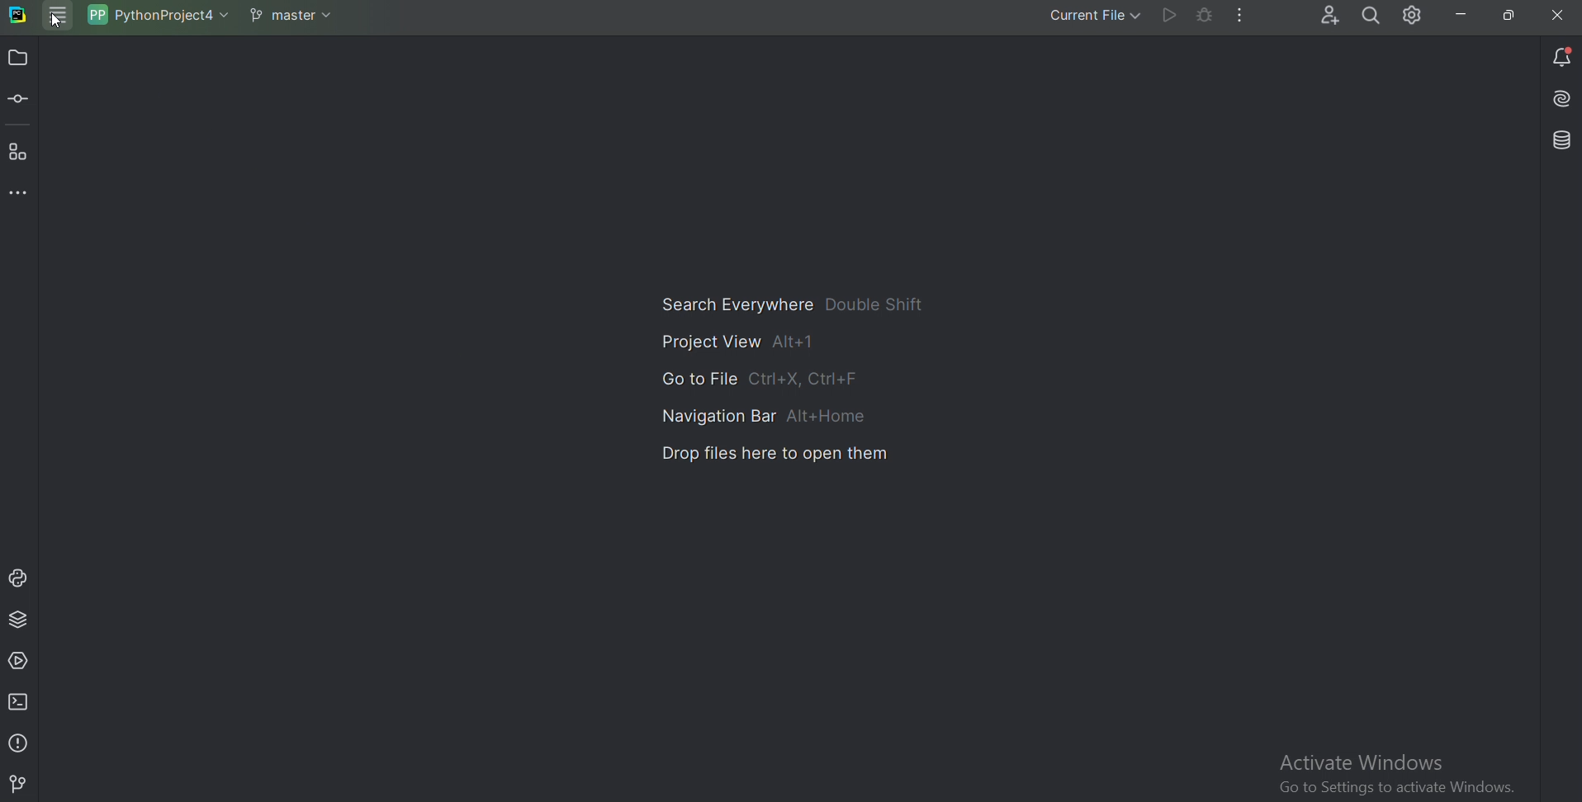 This screenshot has width=1582, height=802. Describe the element at coordinates (1084, 16) in the screenshot. I see `Current file` at that location.